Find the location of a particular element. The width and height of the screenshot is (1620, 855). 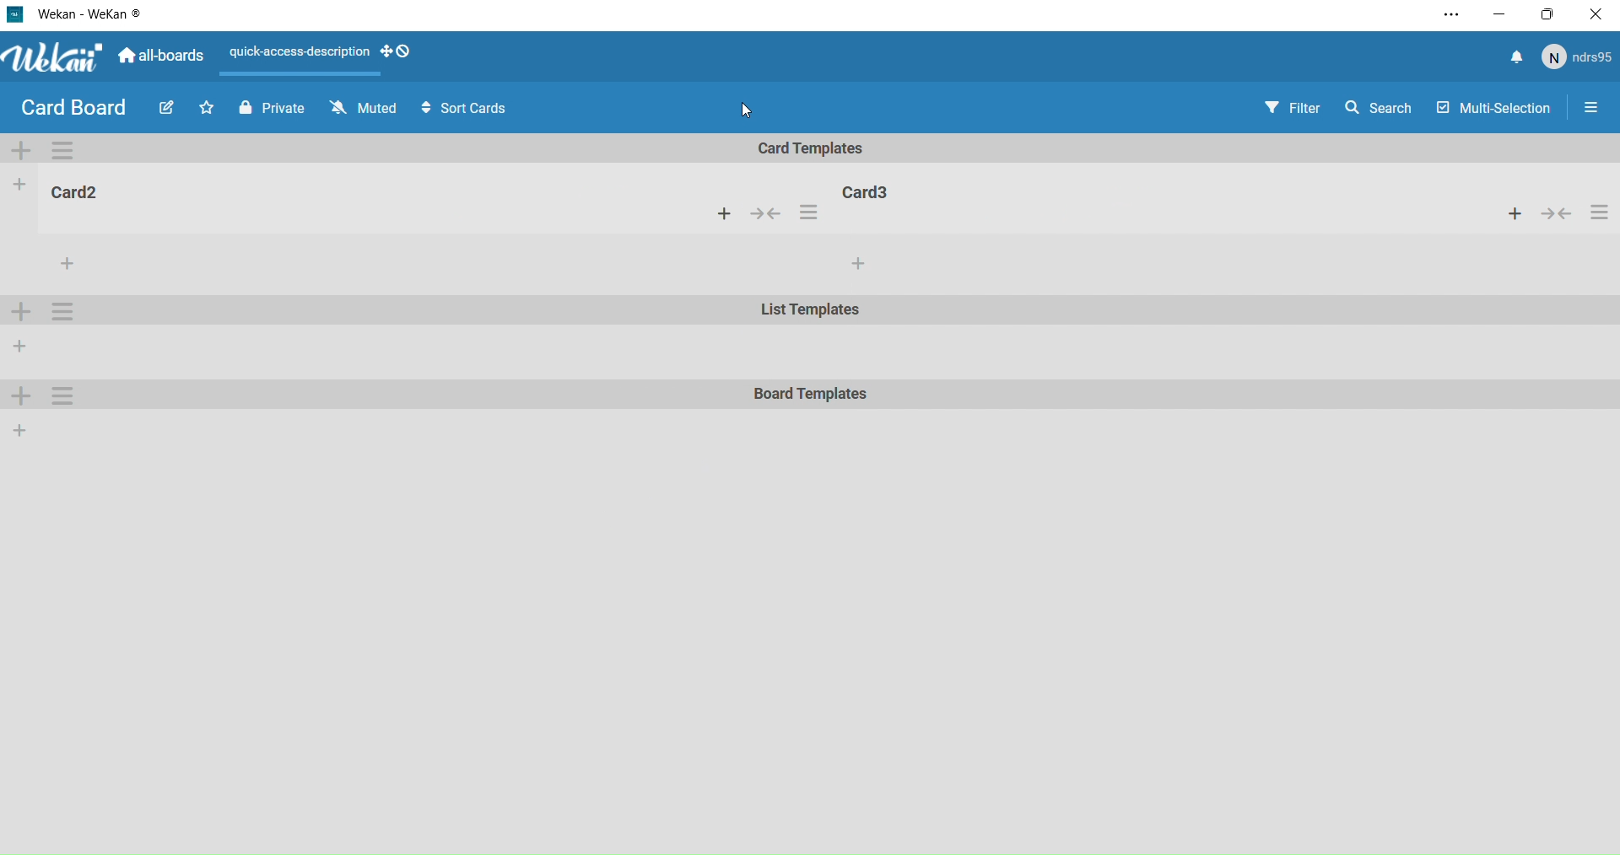

Actions is located at coordinates (299, 54).